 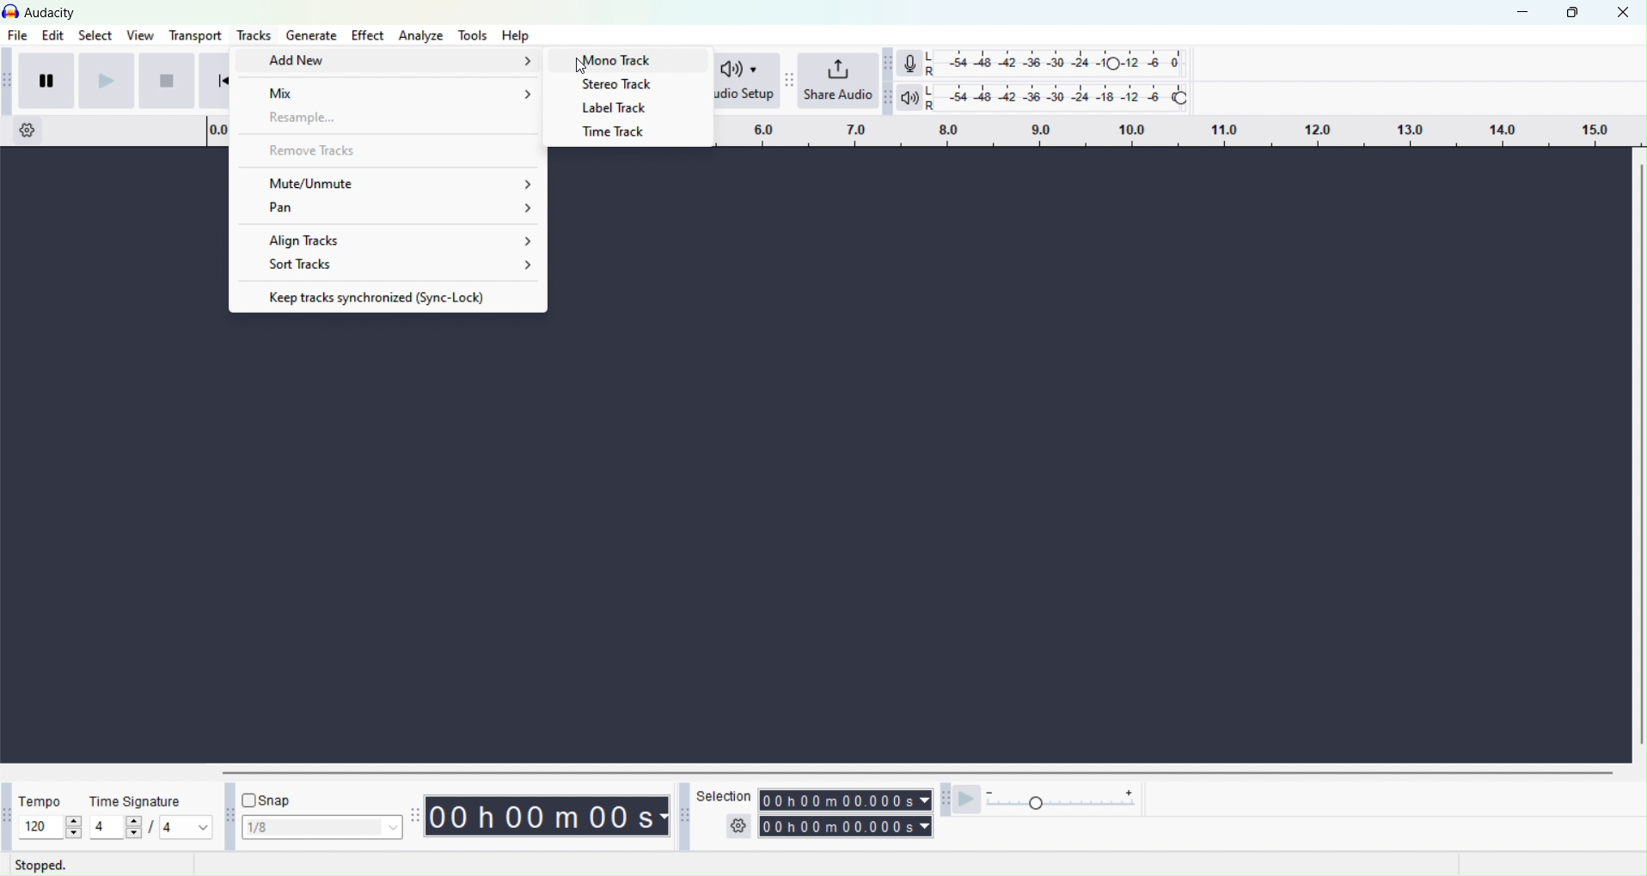 I want to click on Sort tracks, so click(x=388, y=267).